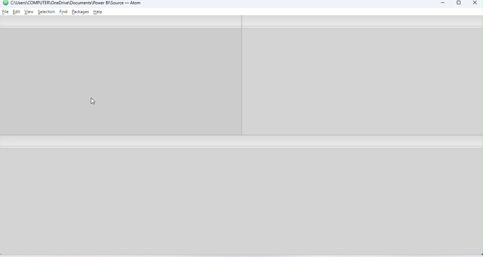 This screenshot has width=483, height=257. What do you see at coordinates (473, 4) in the screenshot?
I see `Close` at bounding box center [473, 4].